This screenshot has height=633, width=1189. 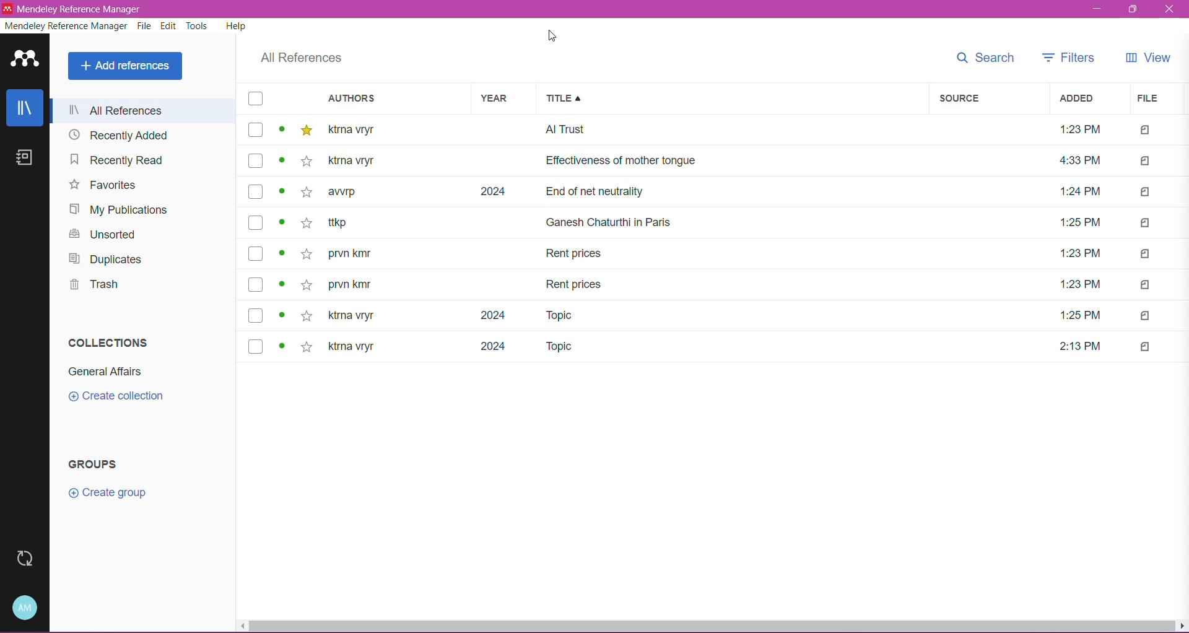 I want to click on Unsorted, so click(x=101, y=235).